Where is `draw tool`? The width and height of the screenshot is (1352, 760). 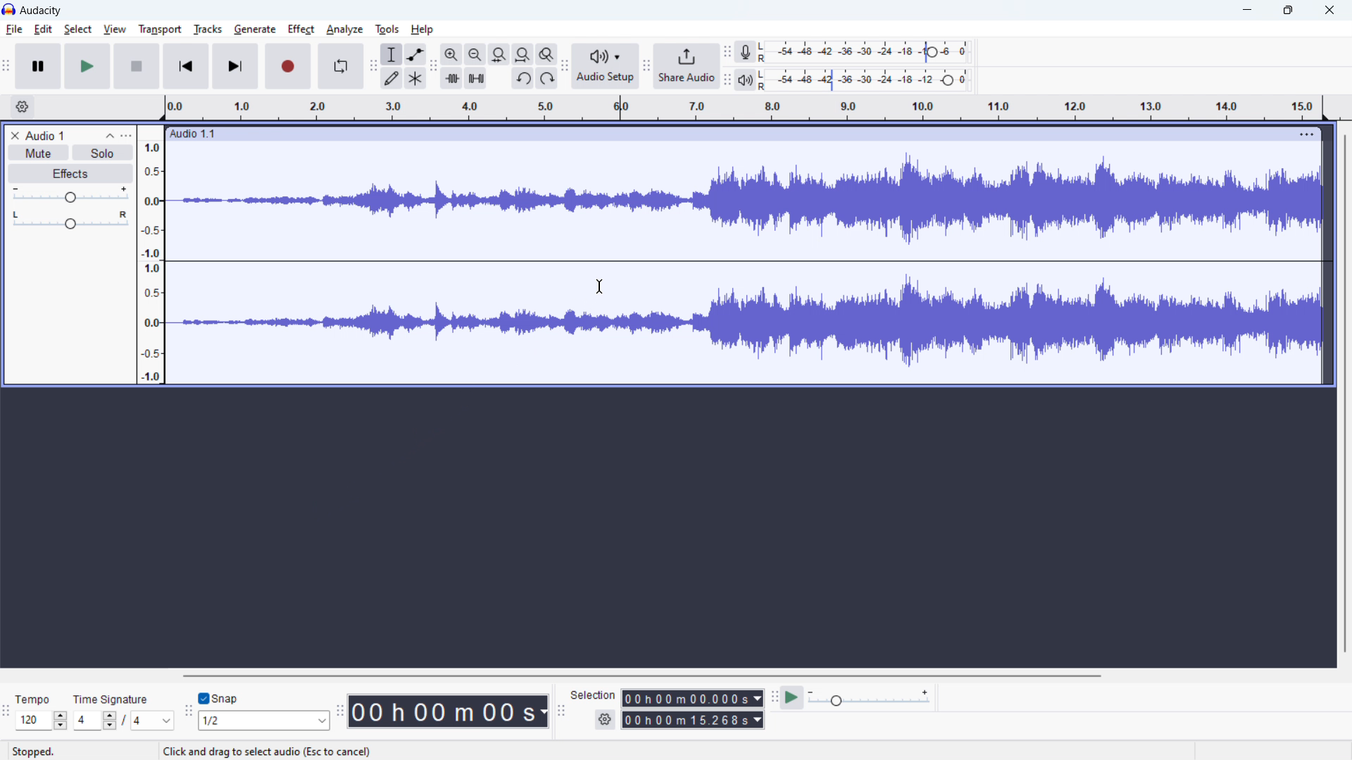
draw tool is located at coordinates (392, 79).